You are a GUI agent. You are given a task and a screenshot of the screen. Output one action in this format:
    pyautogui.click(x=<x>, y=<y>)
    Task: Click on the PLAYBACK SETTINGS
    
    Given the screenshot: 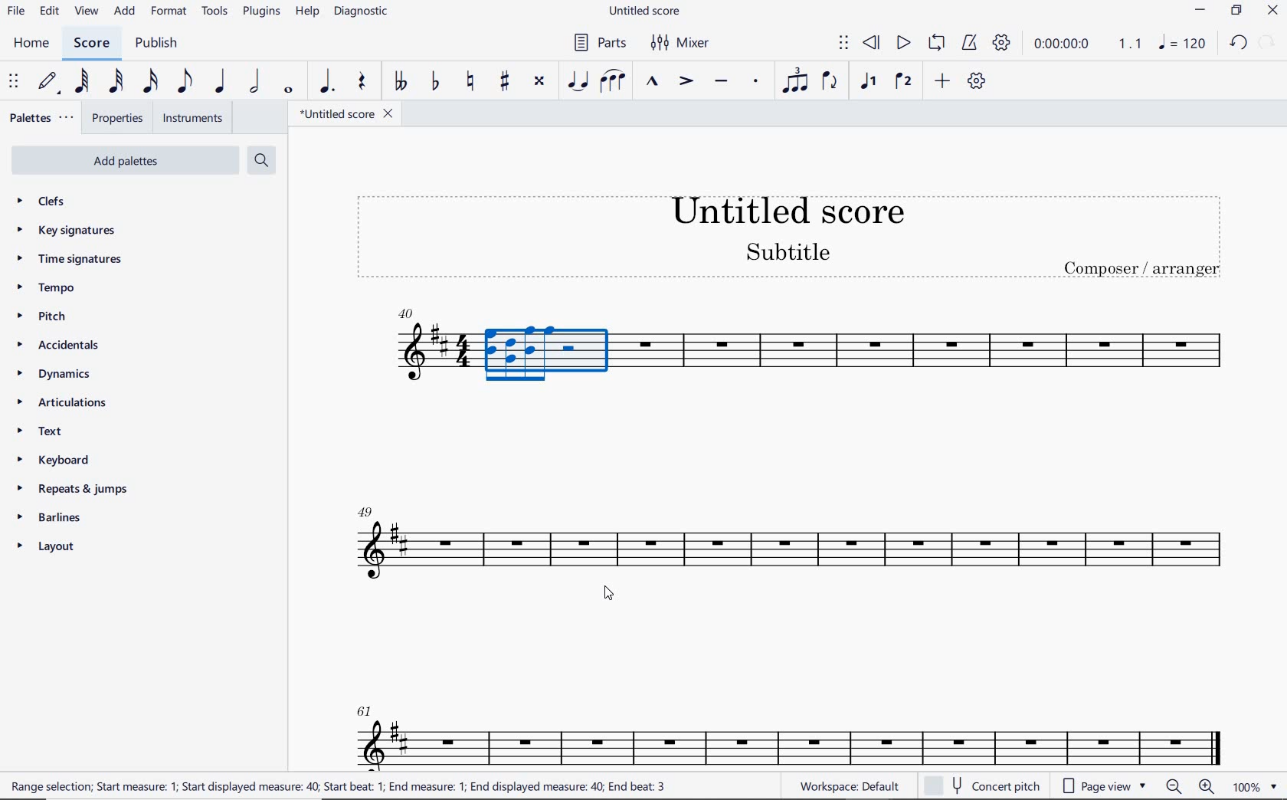 What is the action you would take?
    pyautogui.click(x=1001, y=44)
    